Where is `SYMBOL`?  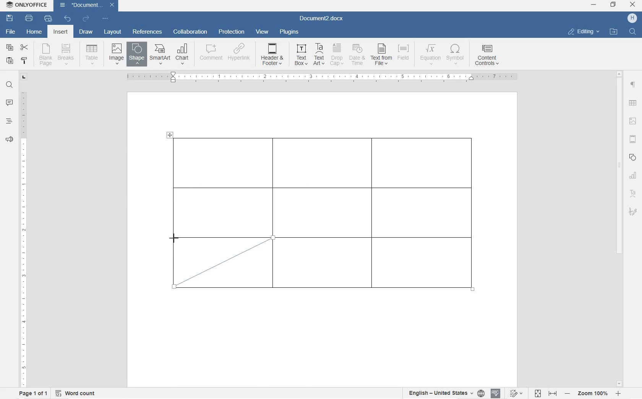 SYMBOL is located at coordinates (456, 56).